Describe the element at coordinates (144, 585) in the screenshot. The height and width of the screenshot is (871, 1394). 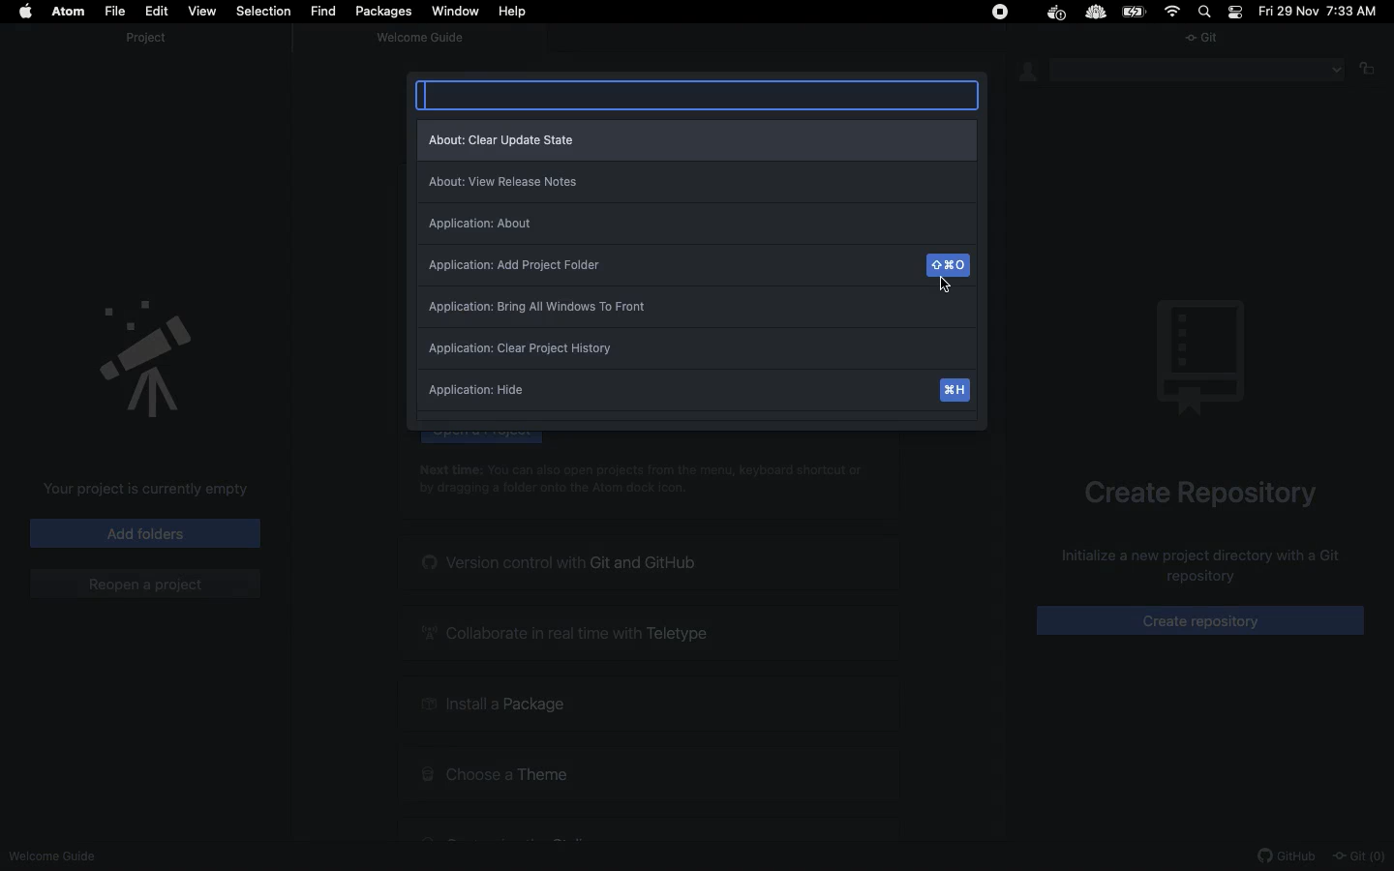
I see `Reopen a project ` at that location.